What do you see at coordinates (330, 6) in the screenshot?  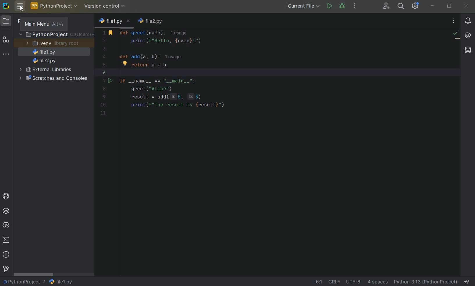 I see `run` at bounding box center [330, 6].